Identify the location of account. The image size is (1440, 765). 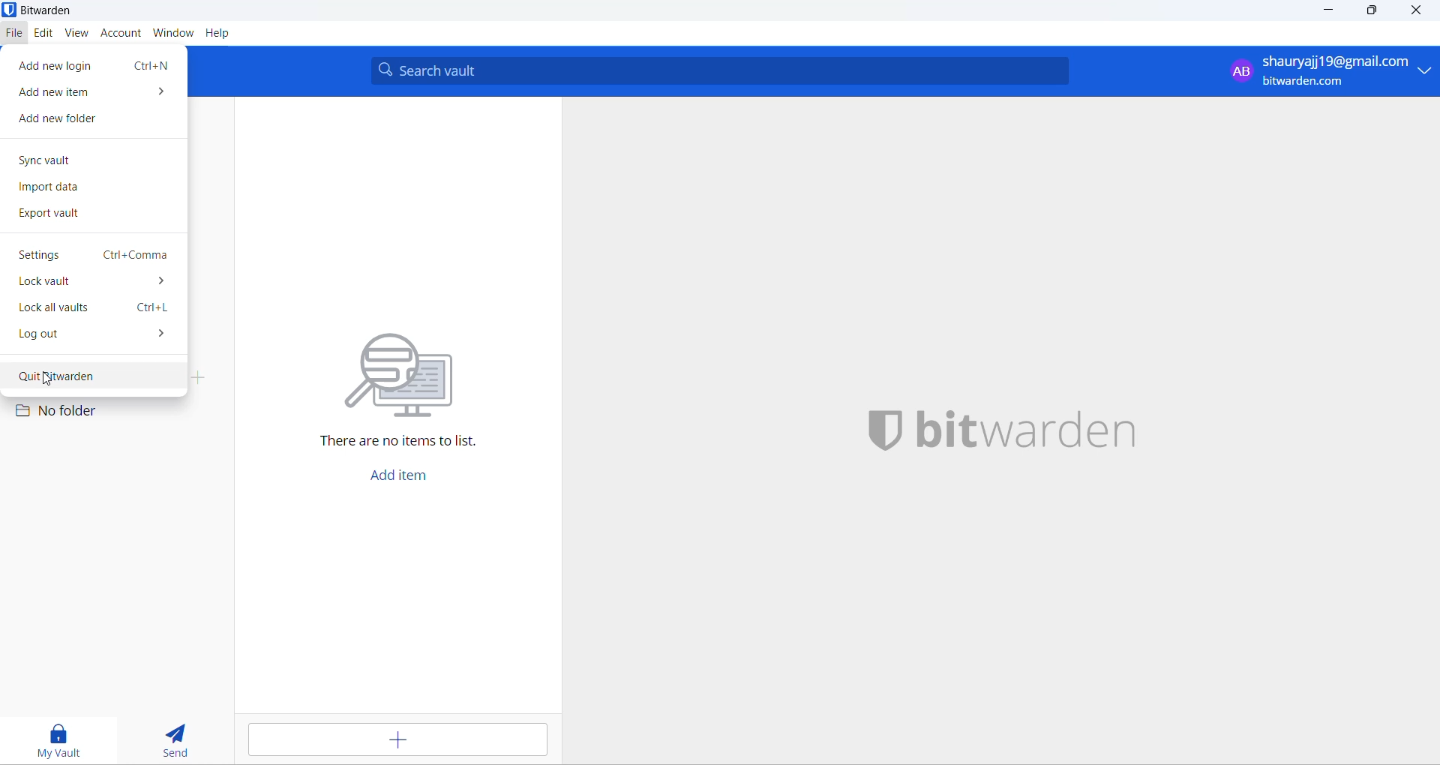
(120, 35).